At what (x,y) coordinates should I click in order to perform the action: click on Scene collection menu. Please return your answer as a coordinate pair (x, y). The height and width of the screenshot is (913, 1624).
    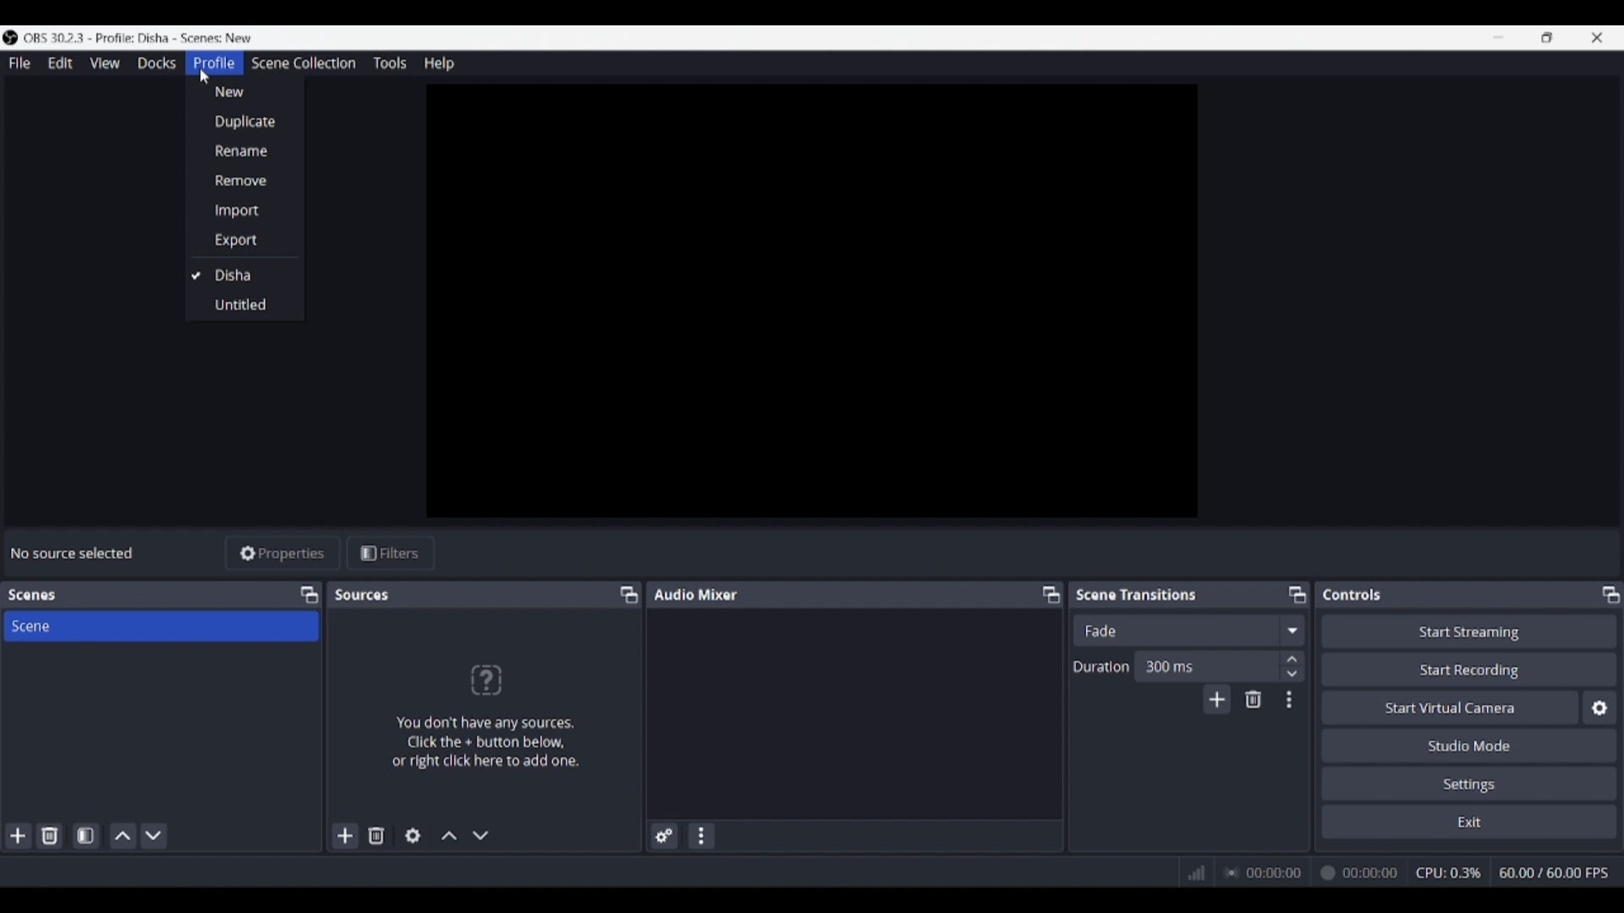
    Looking at the image, I should click on (303, 63).